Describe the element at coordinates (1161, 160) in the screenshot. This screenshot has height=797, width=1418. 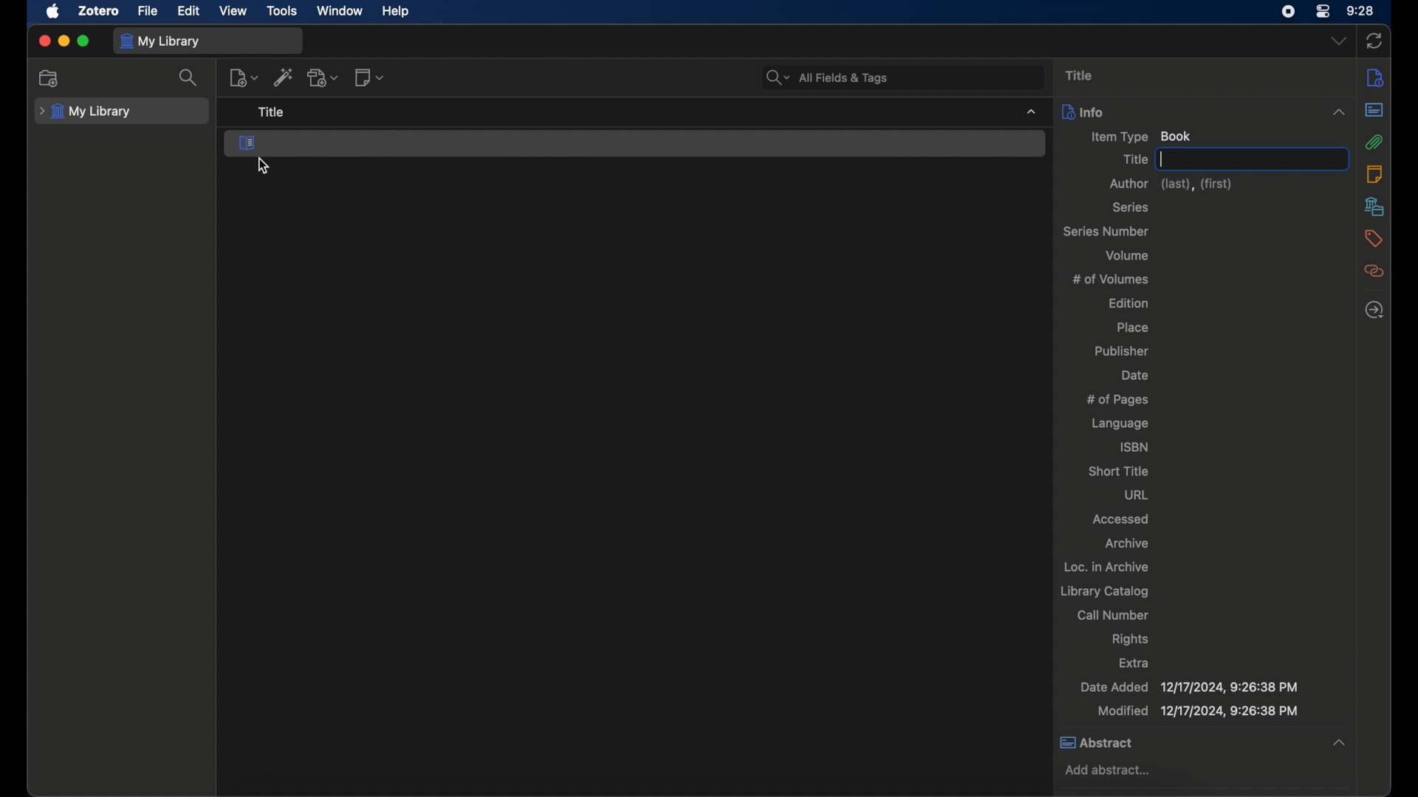
I see `text cursor` at that location.